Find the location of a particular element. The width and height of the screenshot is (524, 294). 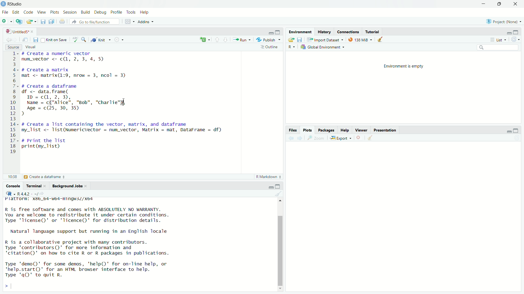

Plots is located at coordinates (308, 130).